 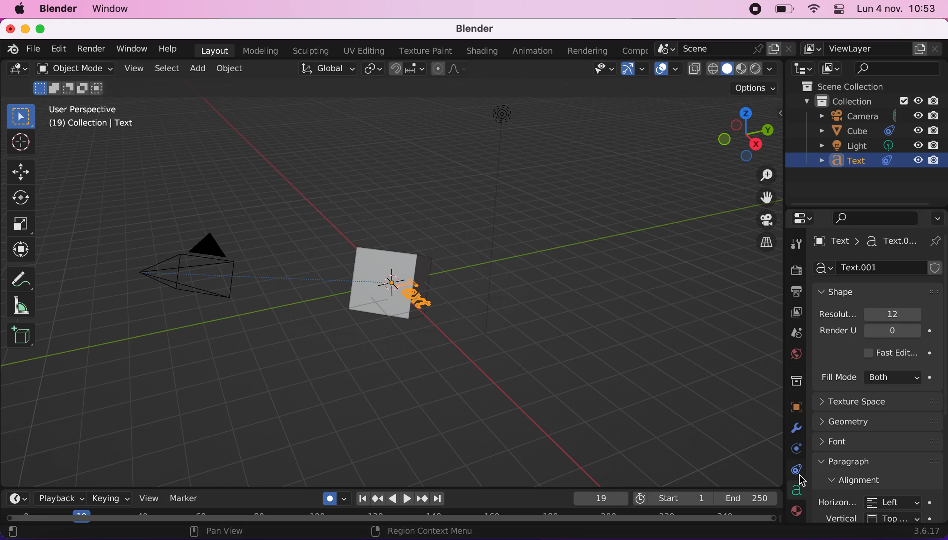 I want to click on vertical, so click(x=882, y=517).